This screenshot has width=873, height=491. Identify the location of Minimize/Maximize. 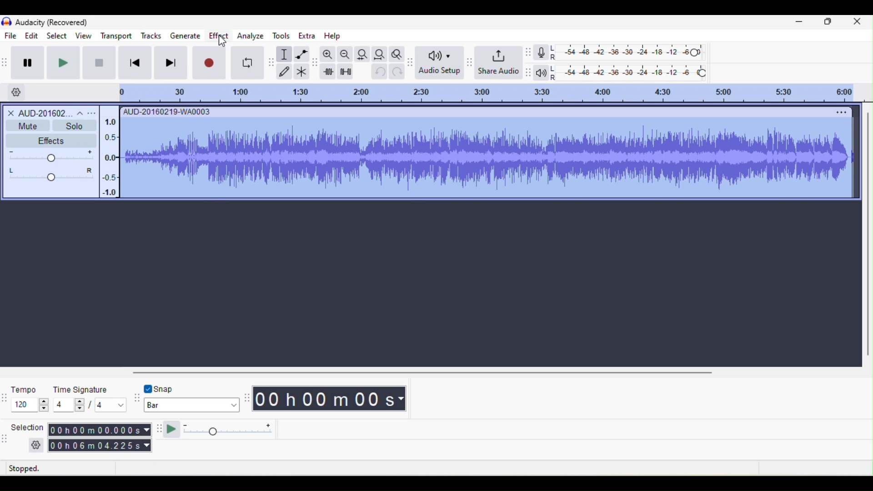
(828, 24).